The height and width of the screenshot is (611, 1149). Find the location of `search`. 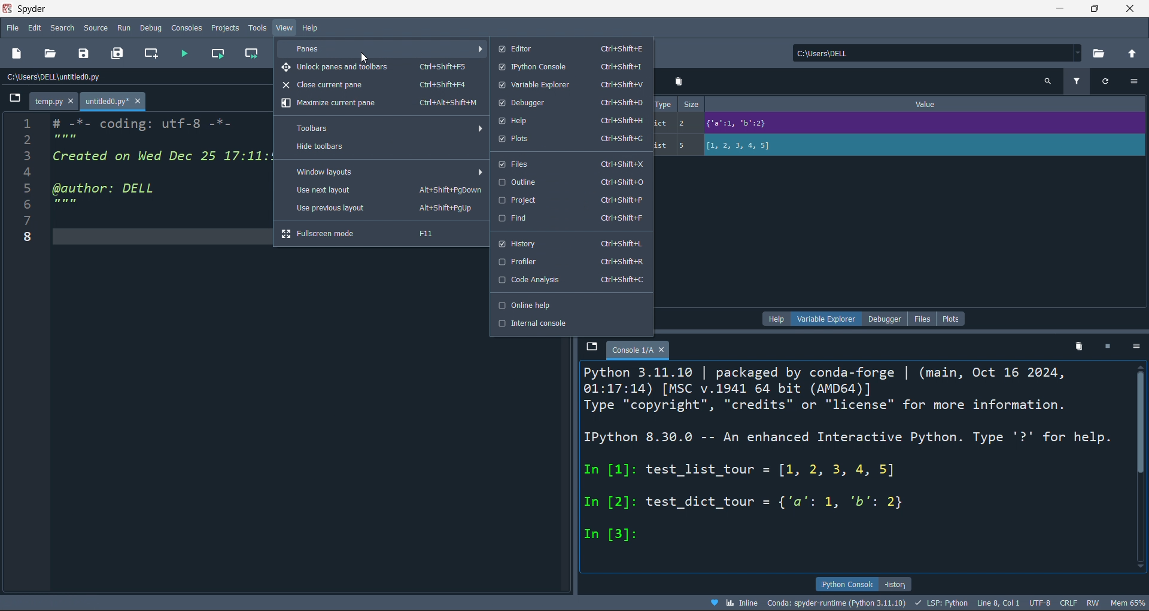

search is located at coordinates (61, 27).